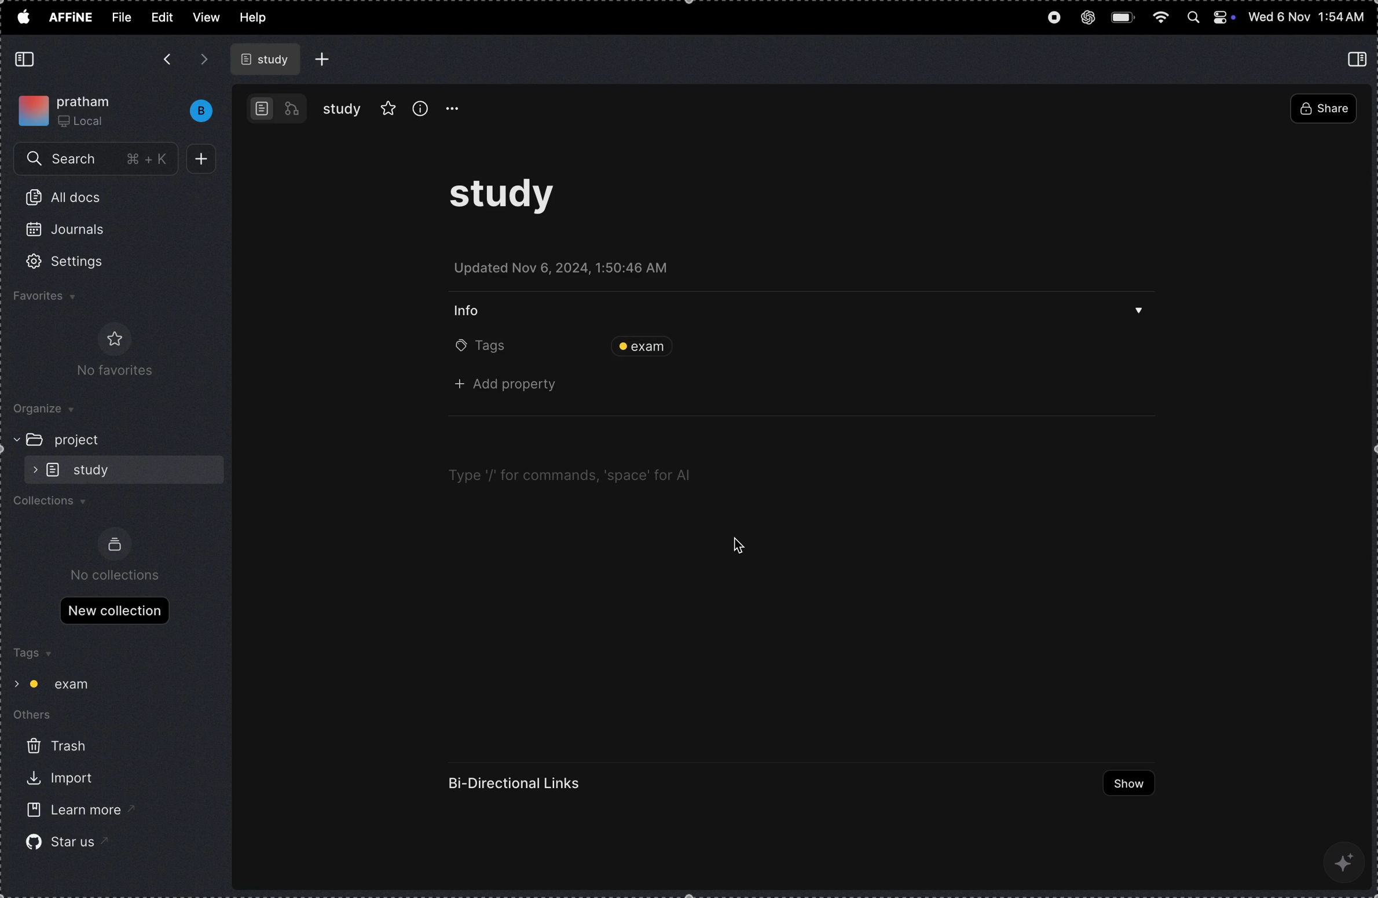 The height and width of the screenshot is (898, 1378). Describe the element at coordinates (473, 309) in the screenshot. I see `info` at that location.